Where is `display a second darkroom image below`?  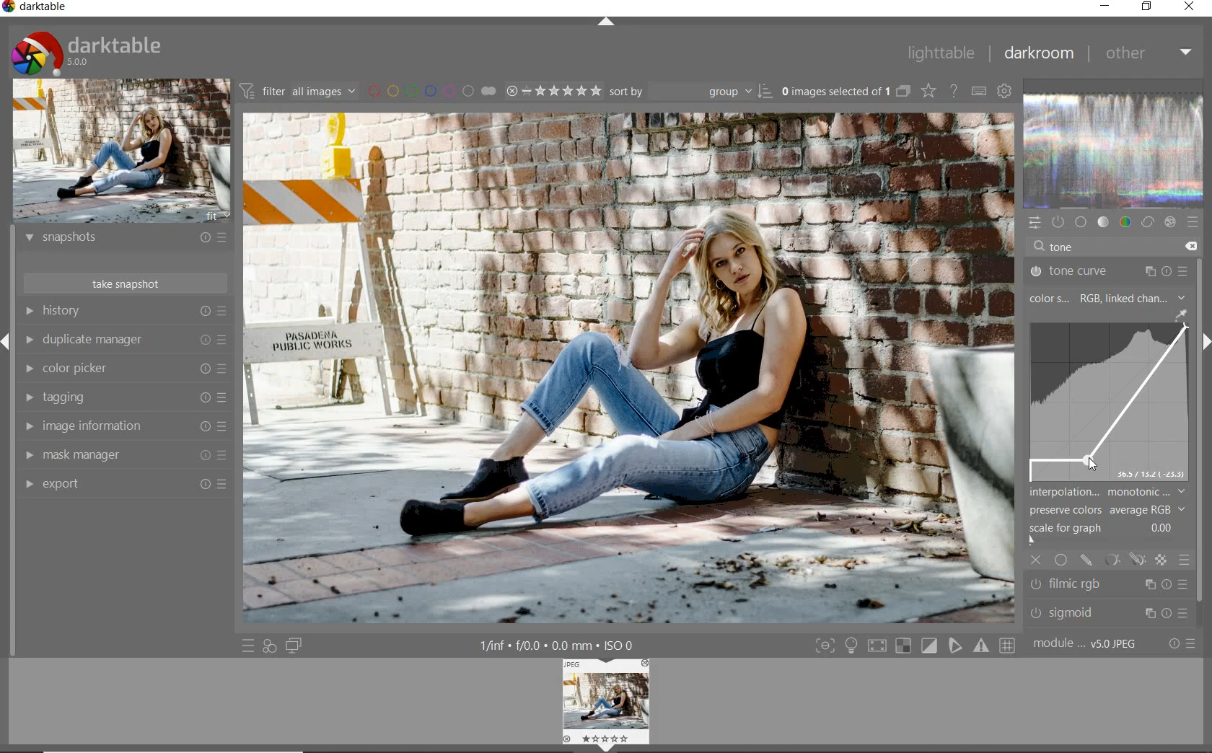
display a second darkroom image below is located at coordinates (296, 645).